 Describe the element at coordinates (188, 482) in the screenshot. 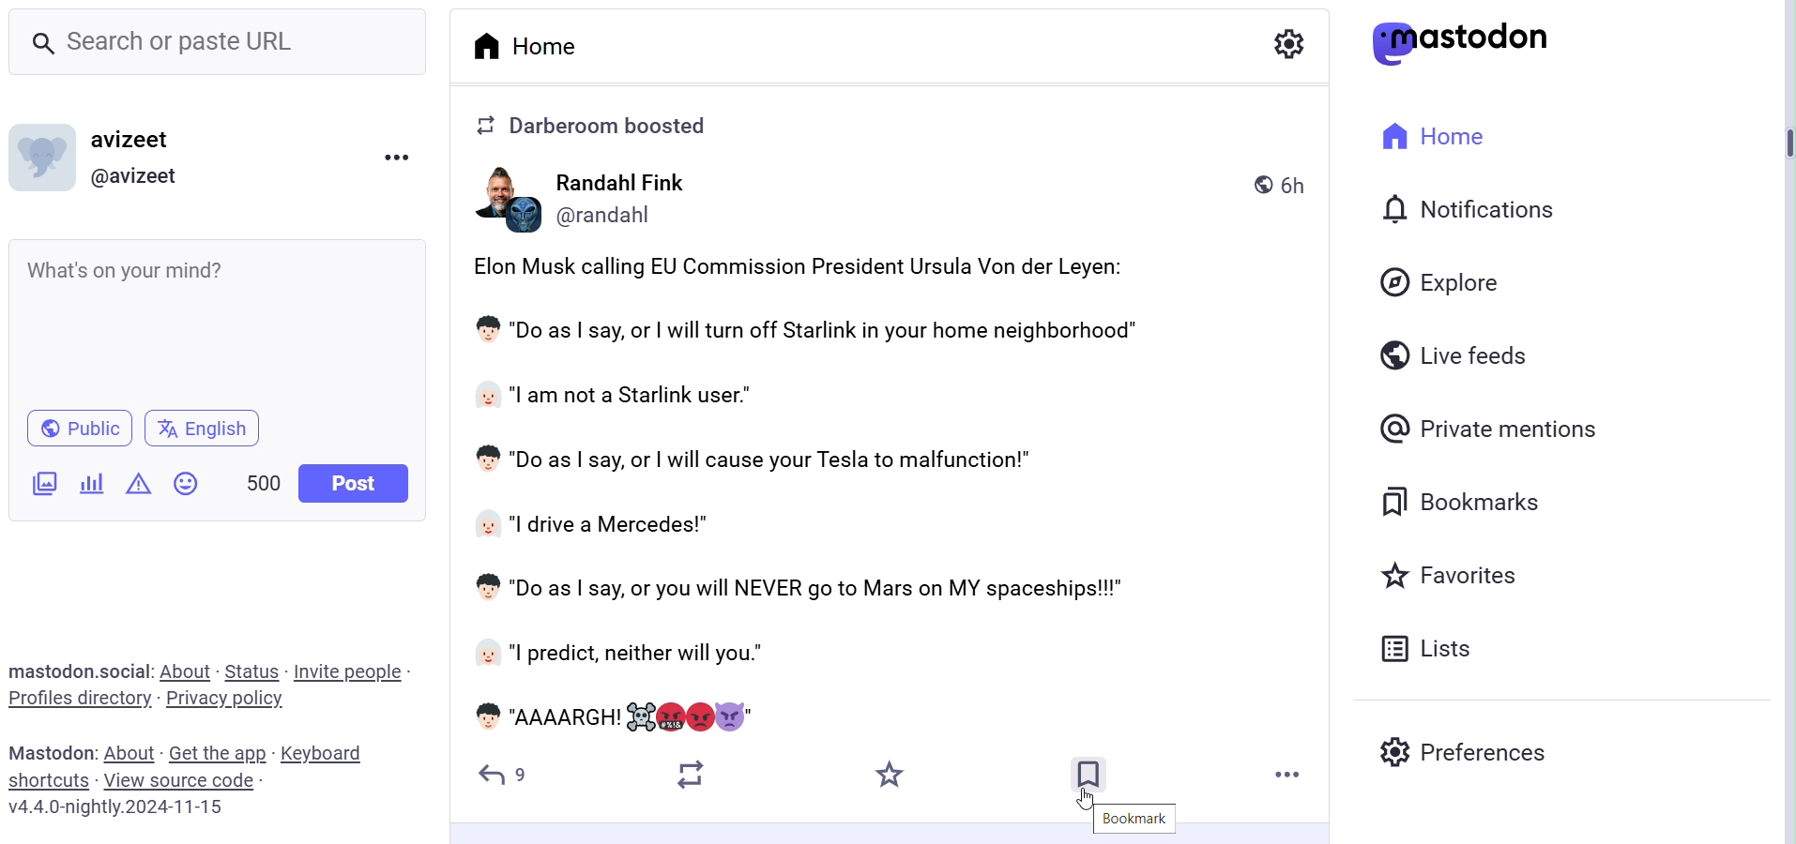

I see `Emojis` at that location.